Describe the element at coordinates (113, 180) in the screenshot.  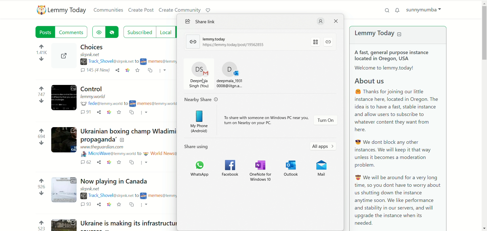
I see `Post on "Now playing in Canada"` at that location.